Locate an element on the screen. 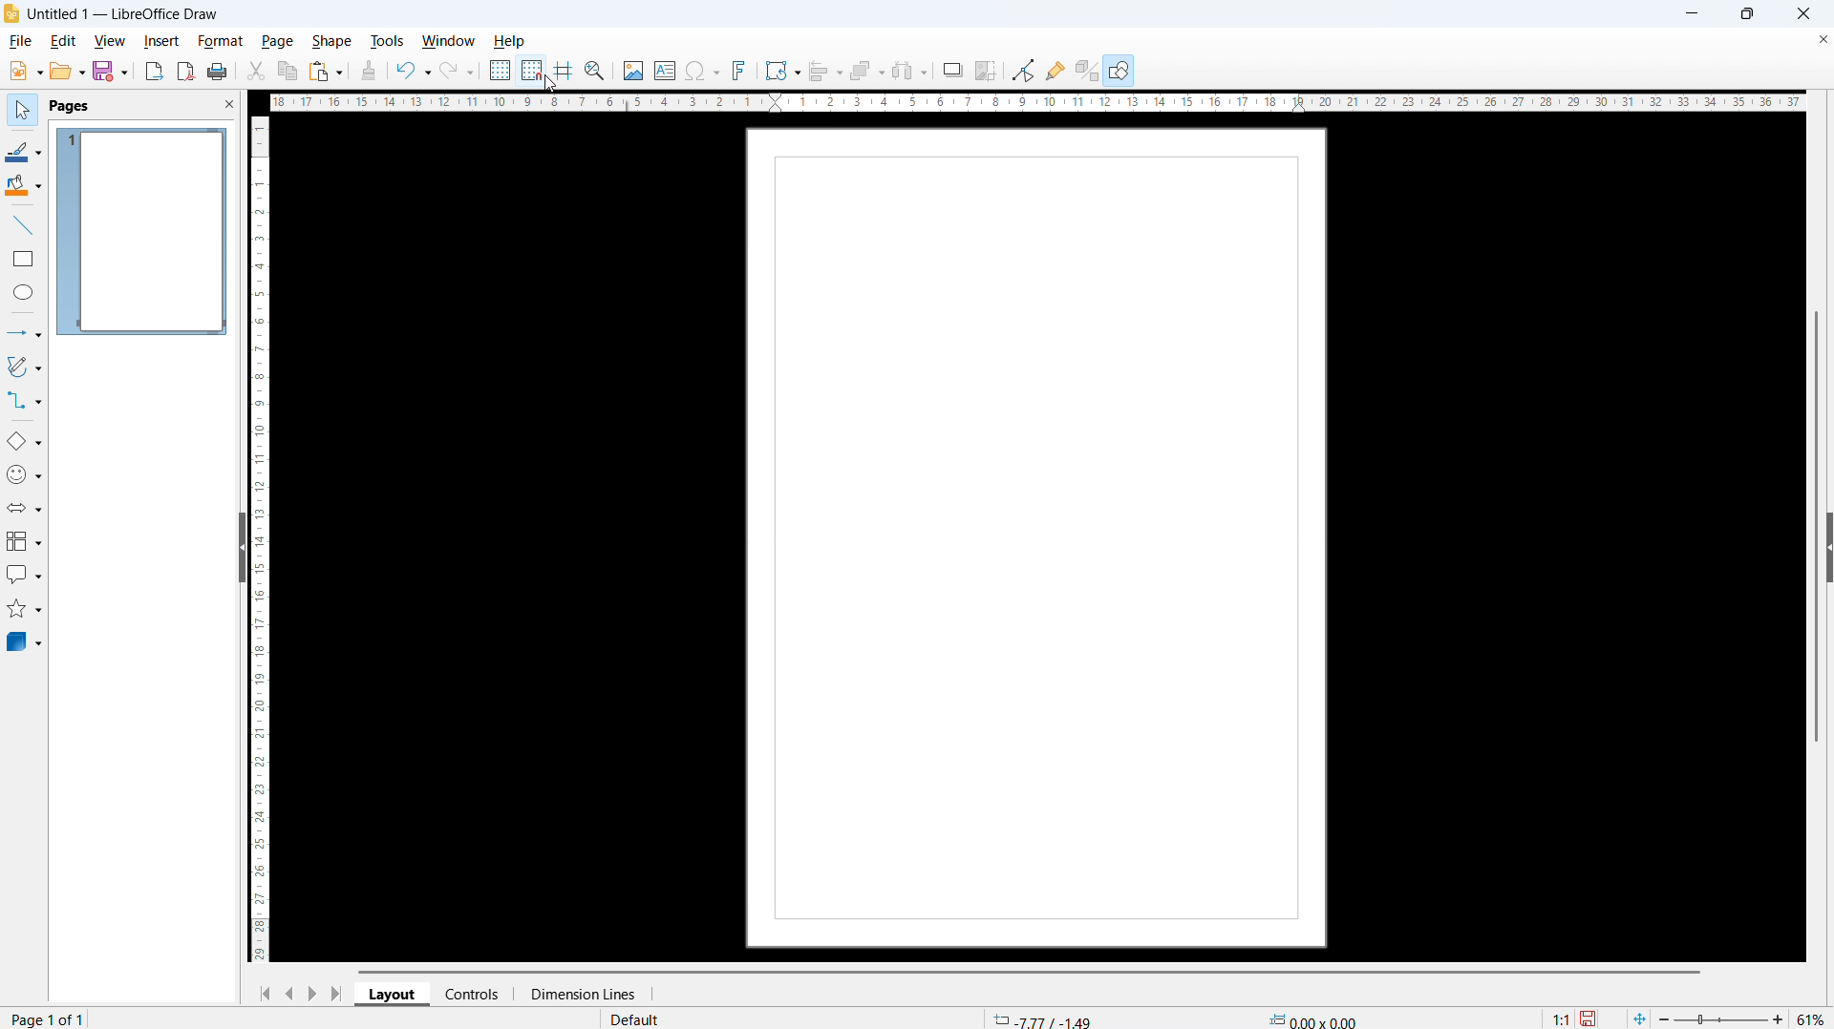 Image resolution: width=1834 pixels, height=1029 pixels. rectangle is located at coordinates (22, 259).